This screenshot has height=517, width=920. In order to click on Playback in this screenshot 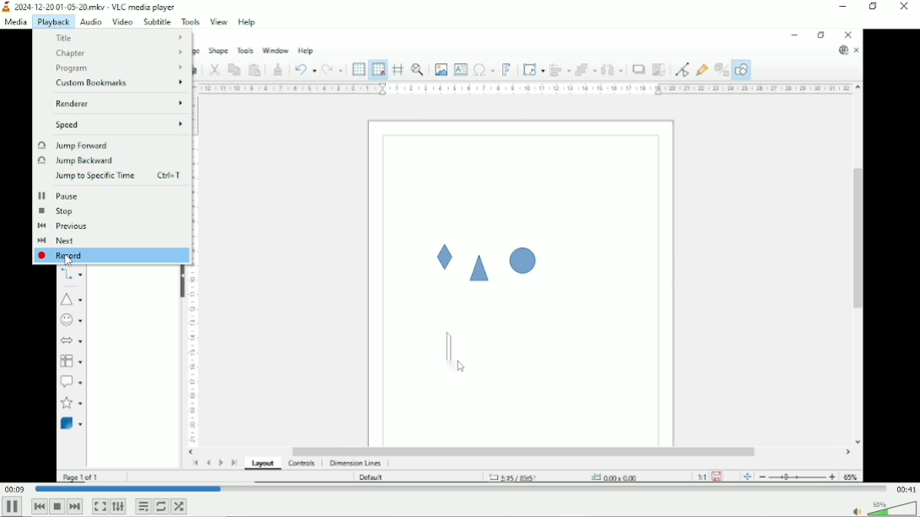, I will do `click(52, 22)`.